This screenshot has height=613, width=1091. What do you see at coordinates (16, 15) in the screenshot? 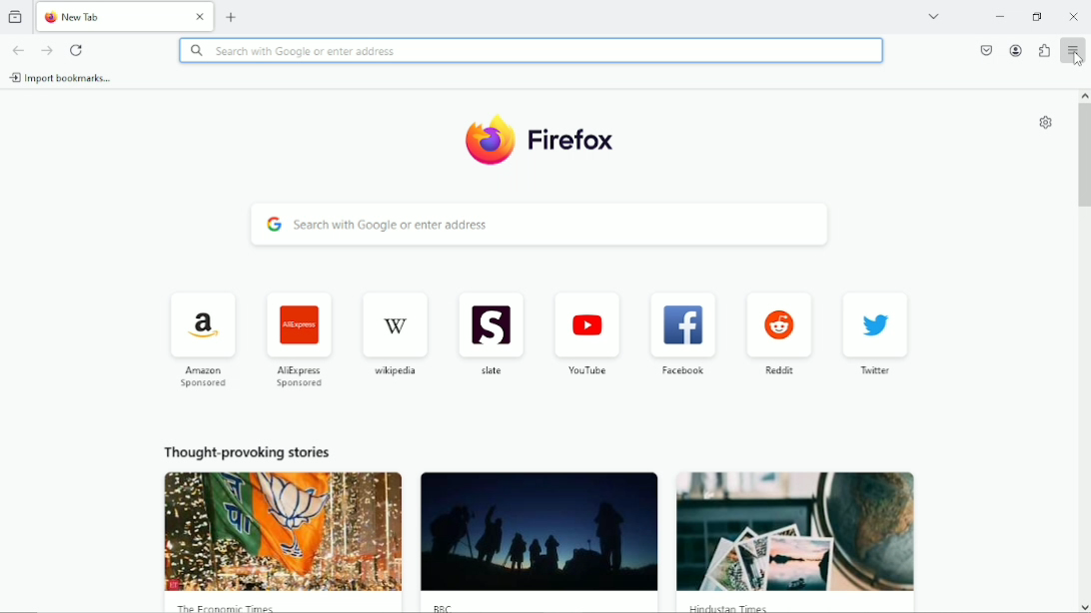
I see `view recent browsing` at bounding box center [16, 15].